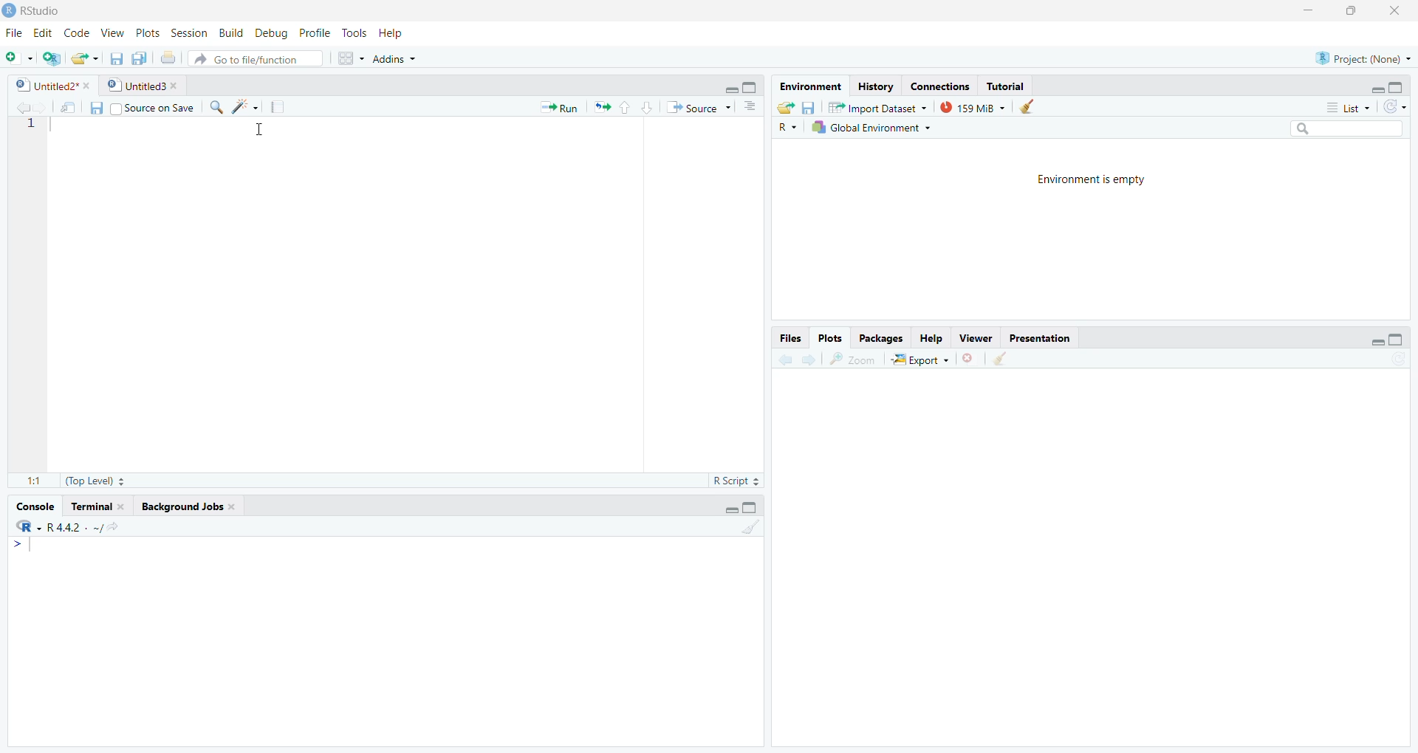 Image resolution: width=1418 pixels, height=753 pixels. What do you see at coordinates (52, 60) in the screenshot?
I see `Create a project` at bounding box center [52, 60].